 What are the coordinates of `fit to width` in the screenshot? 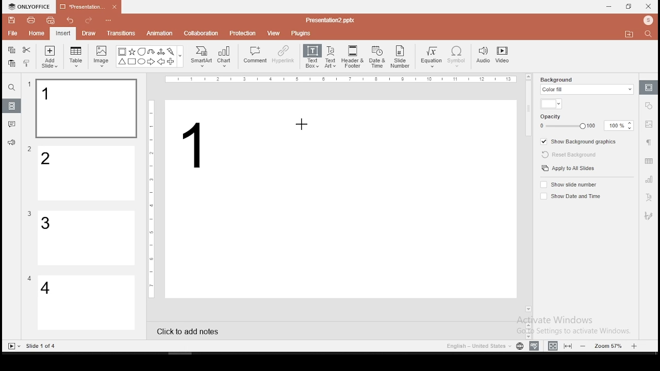 It's located at (551, 345).